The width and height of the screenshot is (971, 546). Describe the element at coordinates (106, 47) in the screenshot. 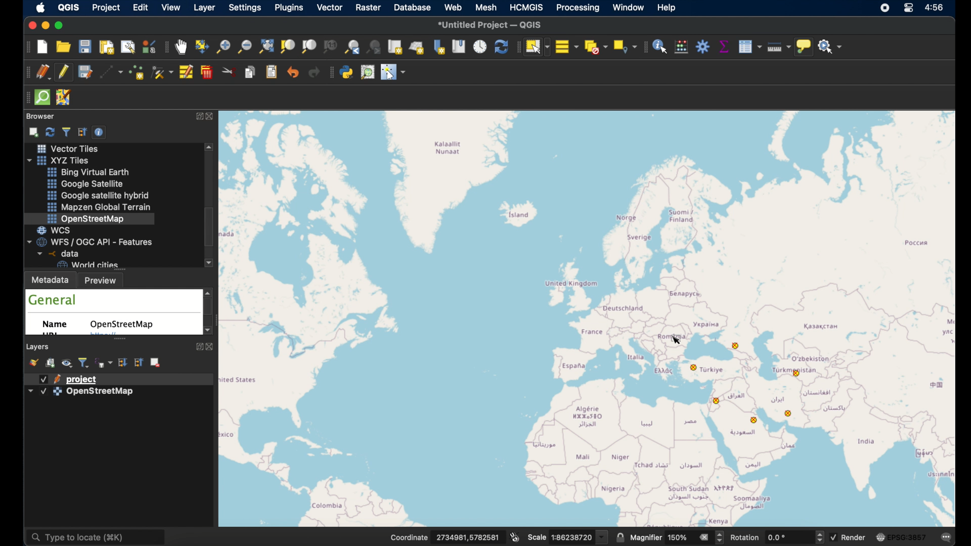

I see `new print layout` at that location.